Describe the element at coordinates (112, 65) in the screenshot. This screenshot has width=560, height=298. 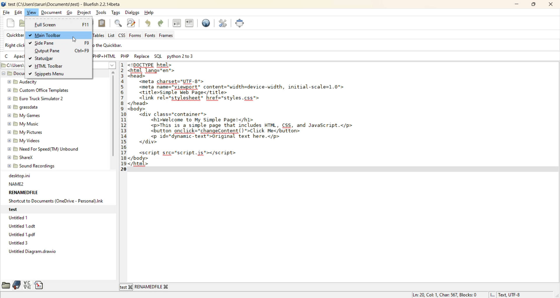
I see `dropdown` at that location.